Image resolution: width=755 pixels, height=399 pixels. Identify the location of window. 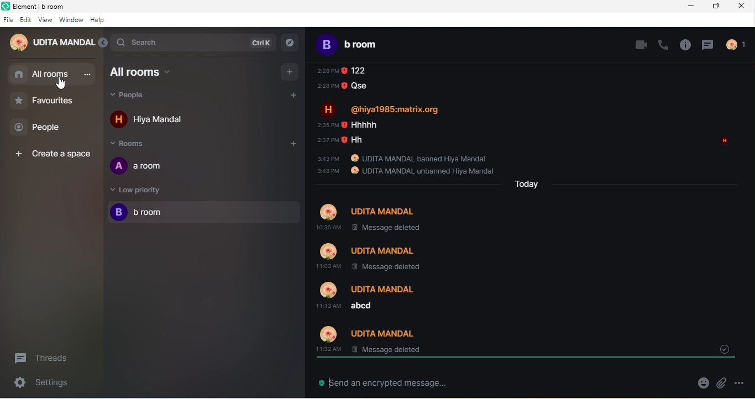
(71, 20).